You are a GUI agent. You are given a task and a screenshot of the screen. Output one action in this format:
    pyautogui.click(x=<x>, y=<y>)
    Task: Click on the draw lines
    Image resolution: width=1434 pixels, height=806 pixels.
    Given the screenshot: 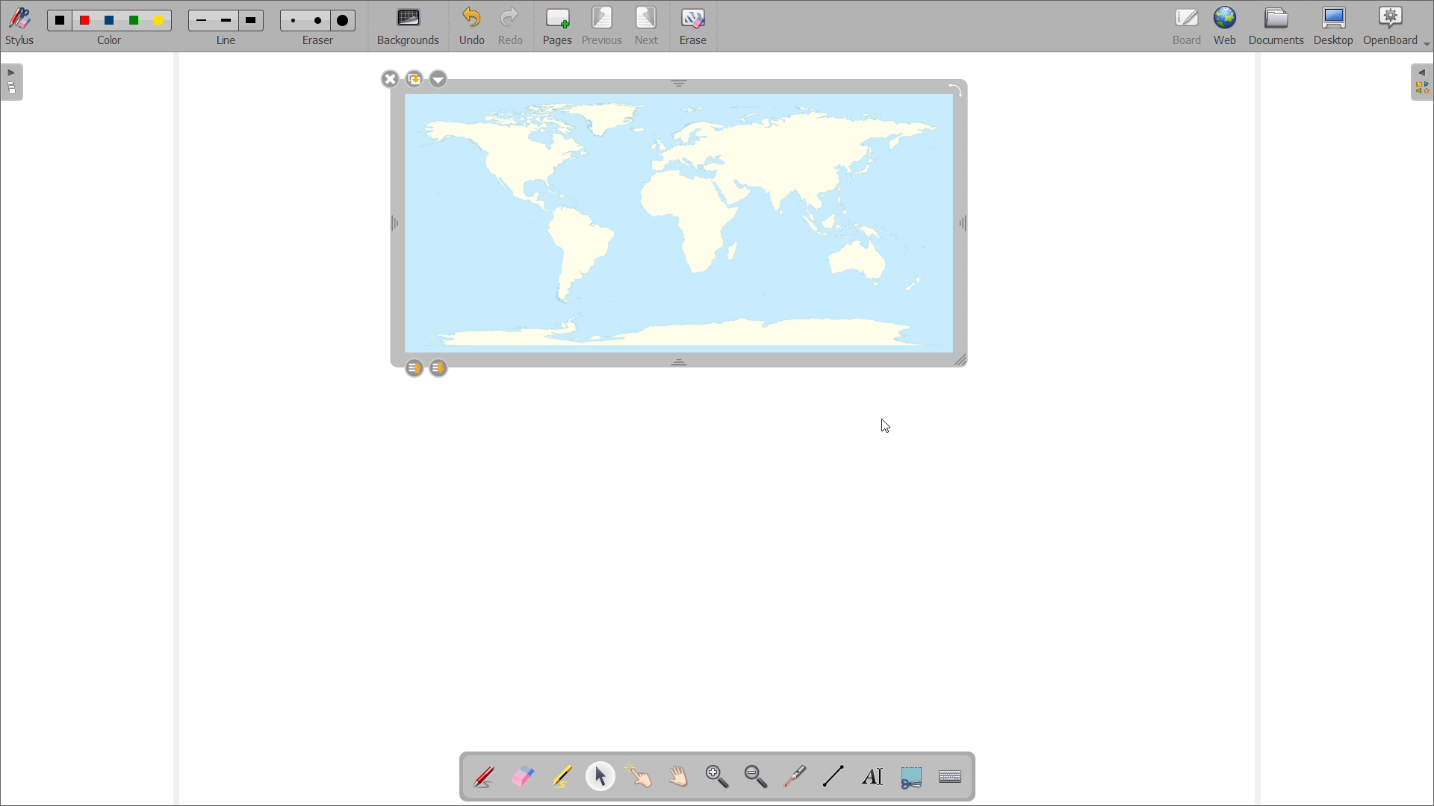 What is the action you would take?
    pyautogui.click(x=834, y=776)
    